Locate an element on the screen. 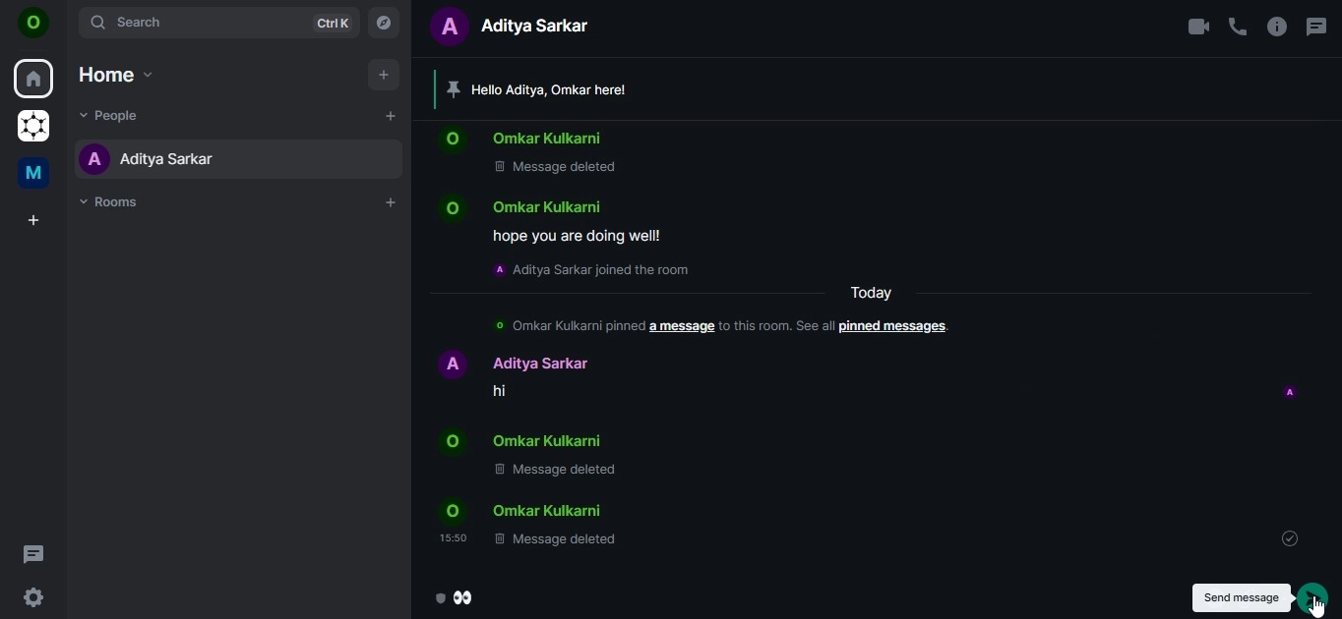 This screenshot has width=1342, height=619. text is located at coordinates (519, 28).